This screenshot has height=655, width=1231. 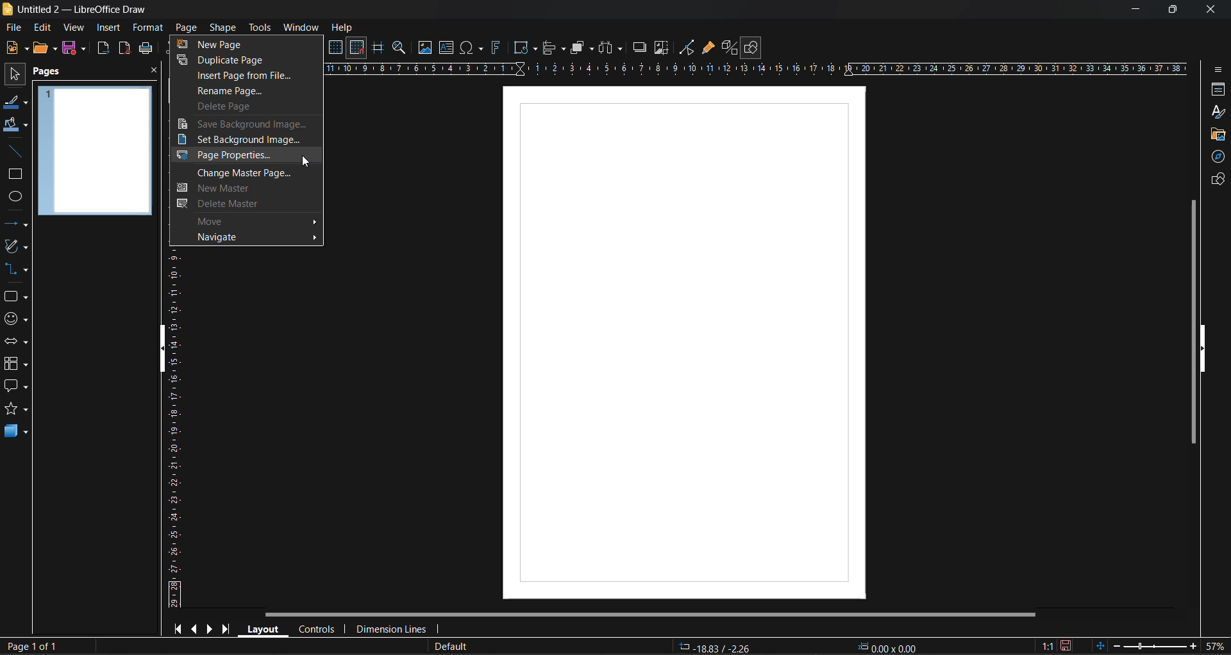 What do you see at coordinates (105, 48) in the screenshot?
I see `export` at bounding box center [105, 48].